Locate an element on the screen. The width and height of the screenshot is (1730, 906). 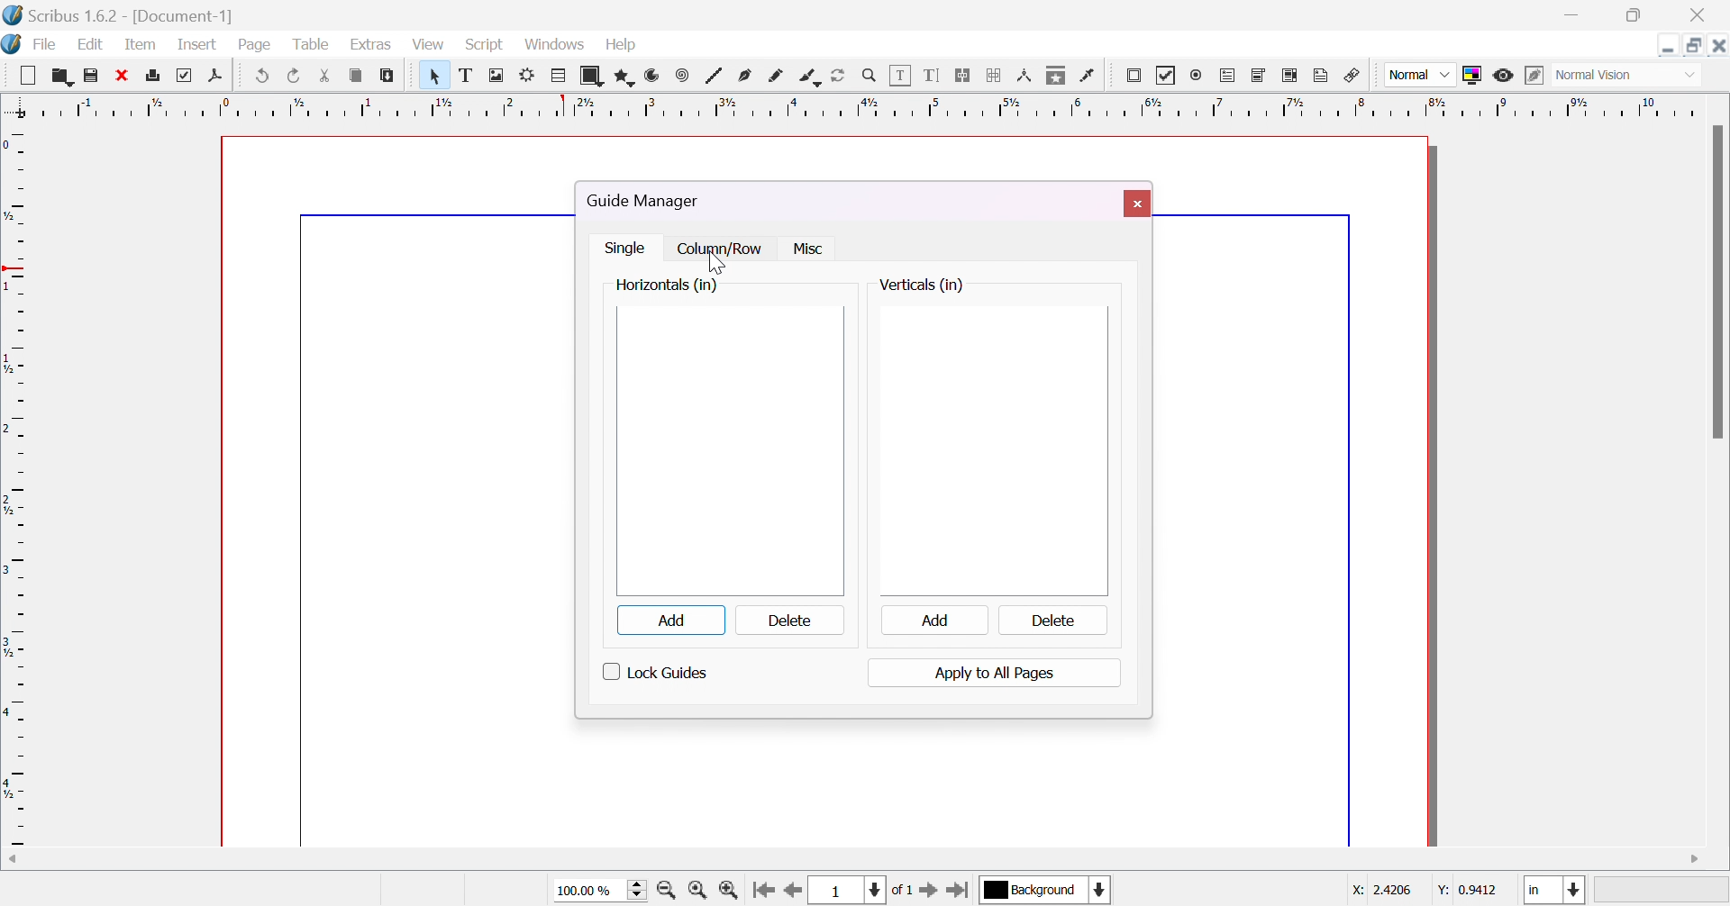
delete is located at coordinates (1052, 619).